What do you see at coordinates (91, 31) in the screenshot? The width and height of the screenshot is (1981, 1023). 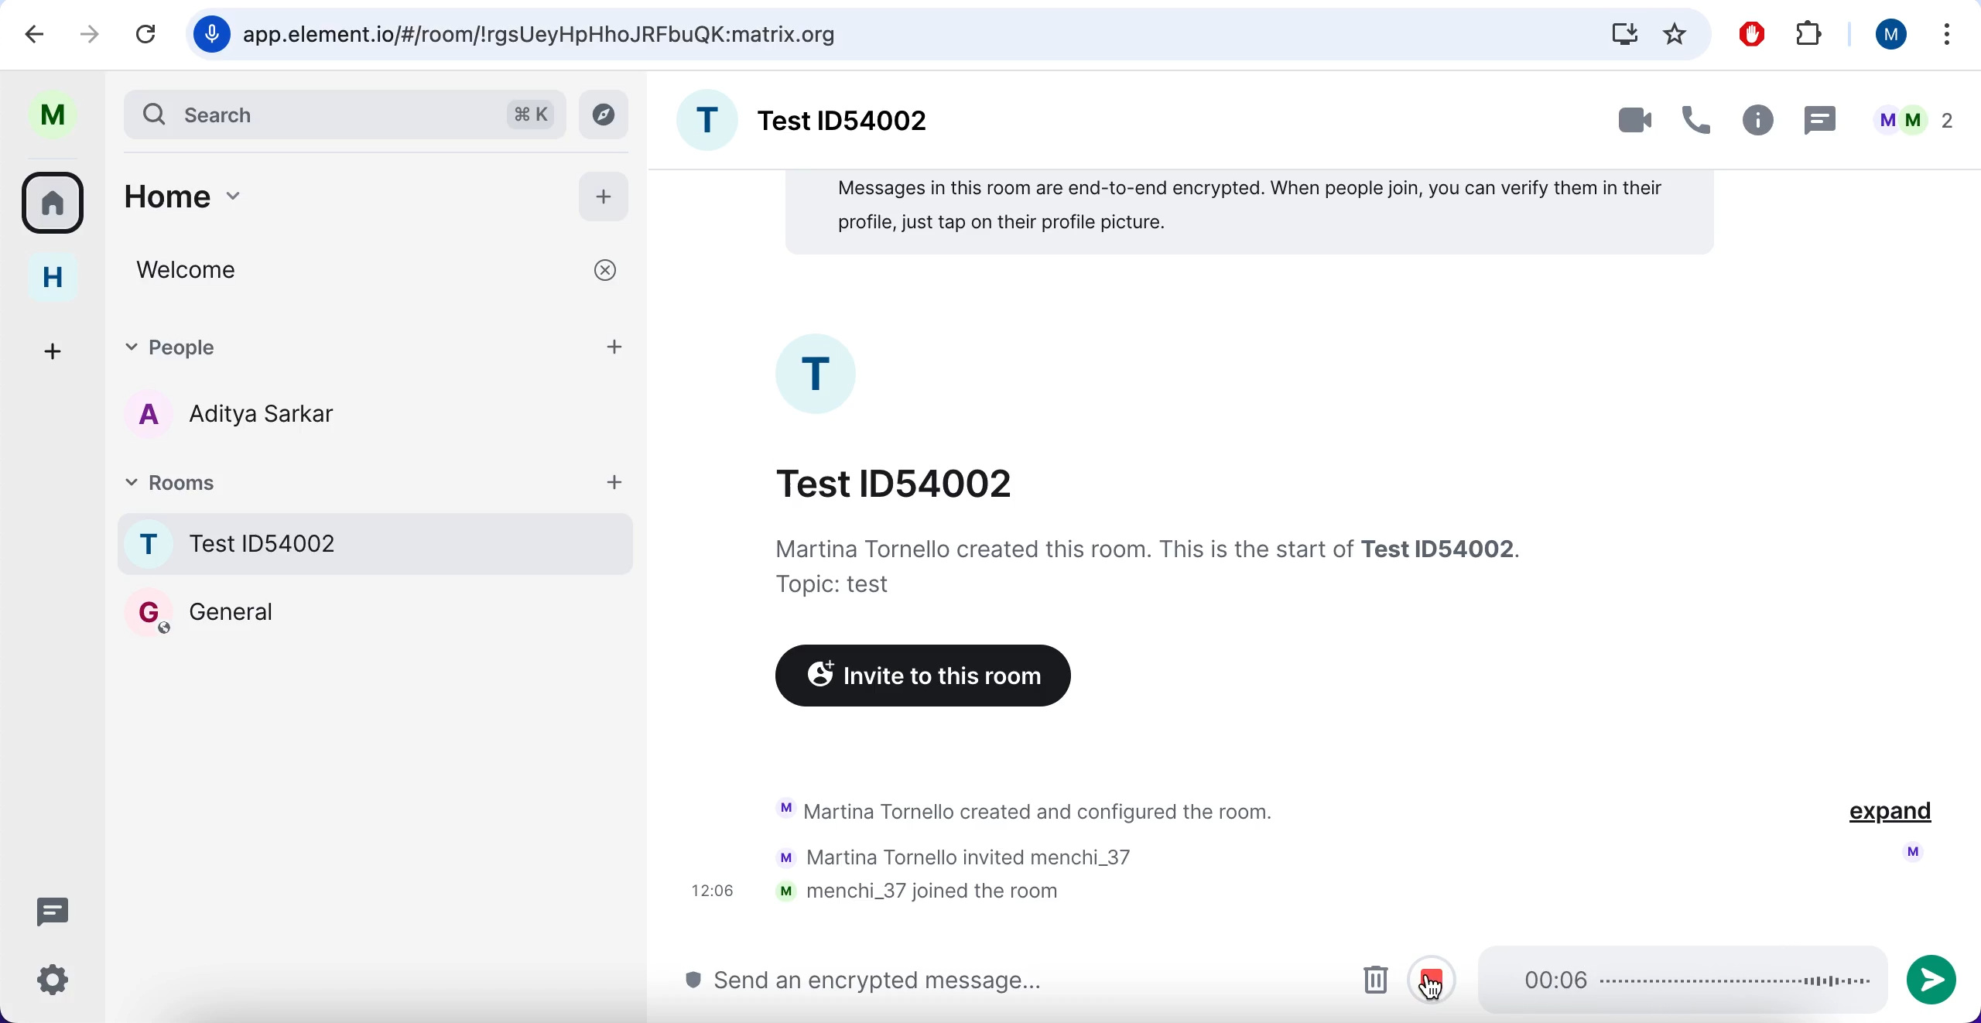 I see `forward` at bounding box center [91, 31].